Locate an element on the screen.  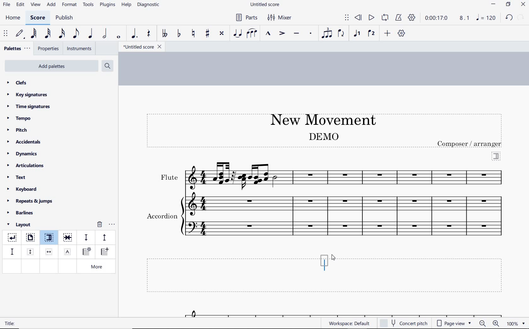
plugins is located at coordinates (107, 5).